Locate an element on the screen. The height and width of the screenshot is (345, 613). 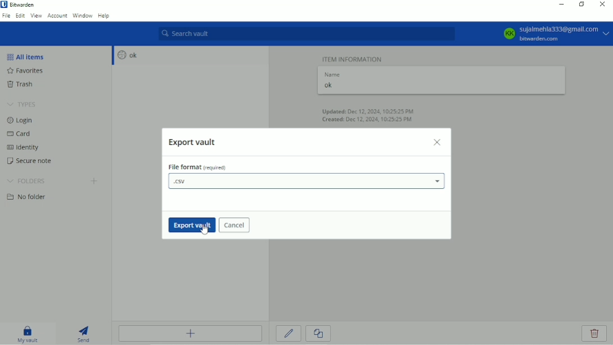
Item information is located at coordinates (353, 58).